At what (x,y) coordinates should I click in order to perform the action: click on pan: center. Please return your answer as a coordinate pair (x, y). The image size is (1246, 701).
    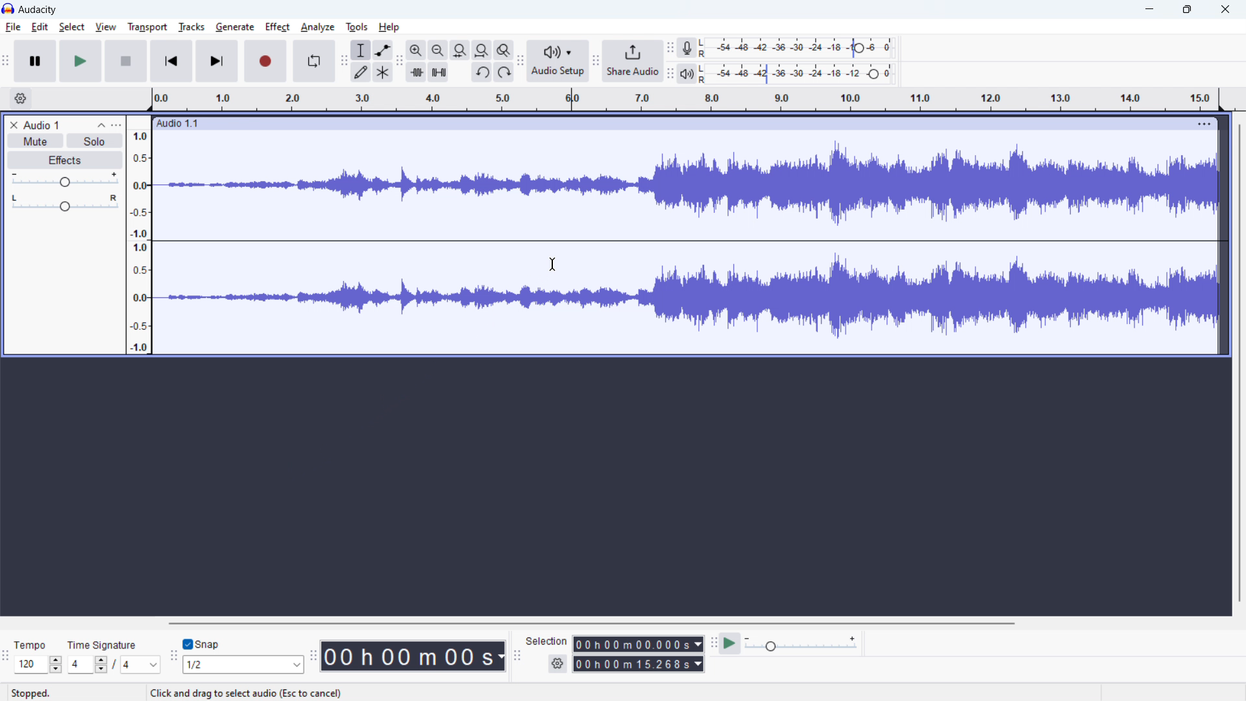
    Looking at the image, I should click on (64, 203).